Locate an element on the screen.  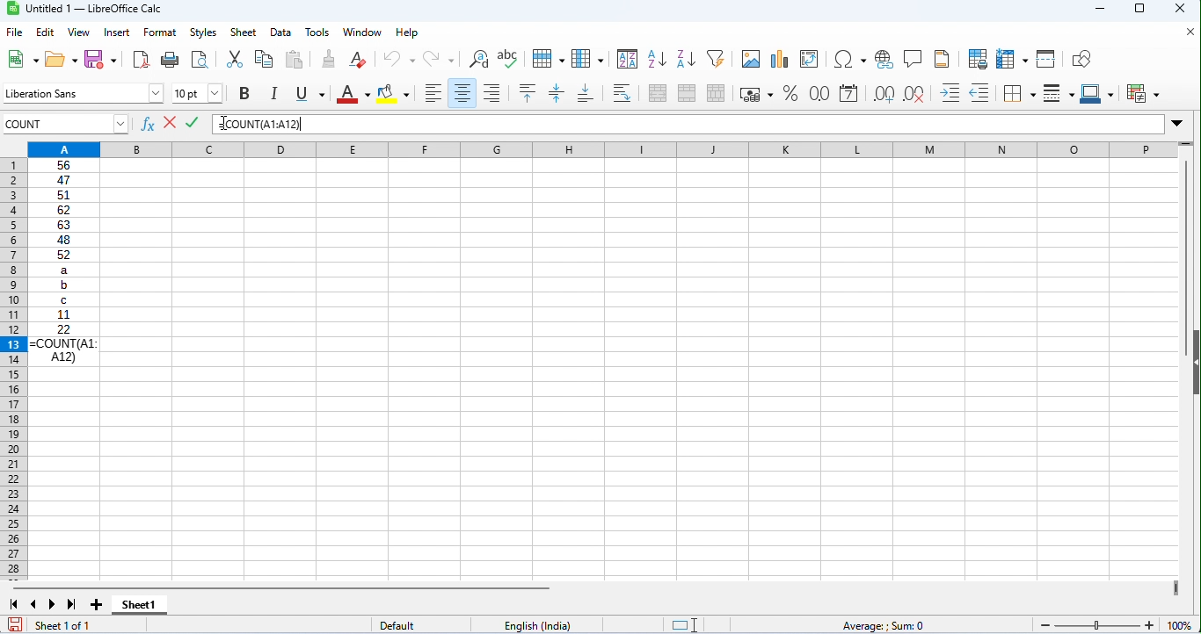
count is located at coordinates (24, 124).